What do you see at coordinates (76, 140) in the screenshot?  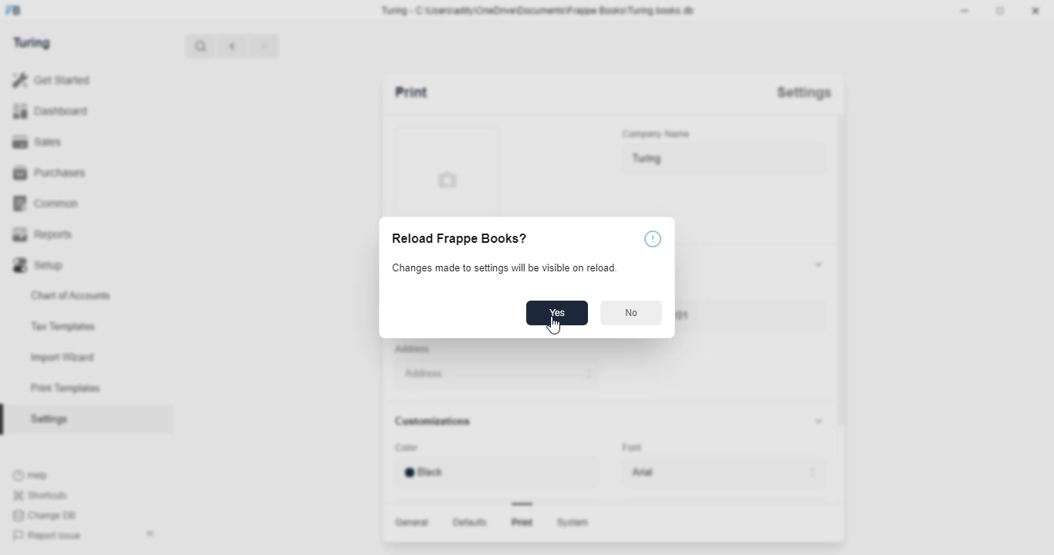 I see `Sales` at bounding box center [76, 140].